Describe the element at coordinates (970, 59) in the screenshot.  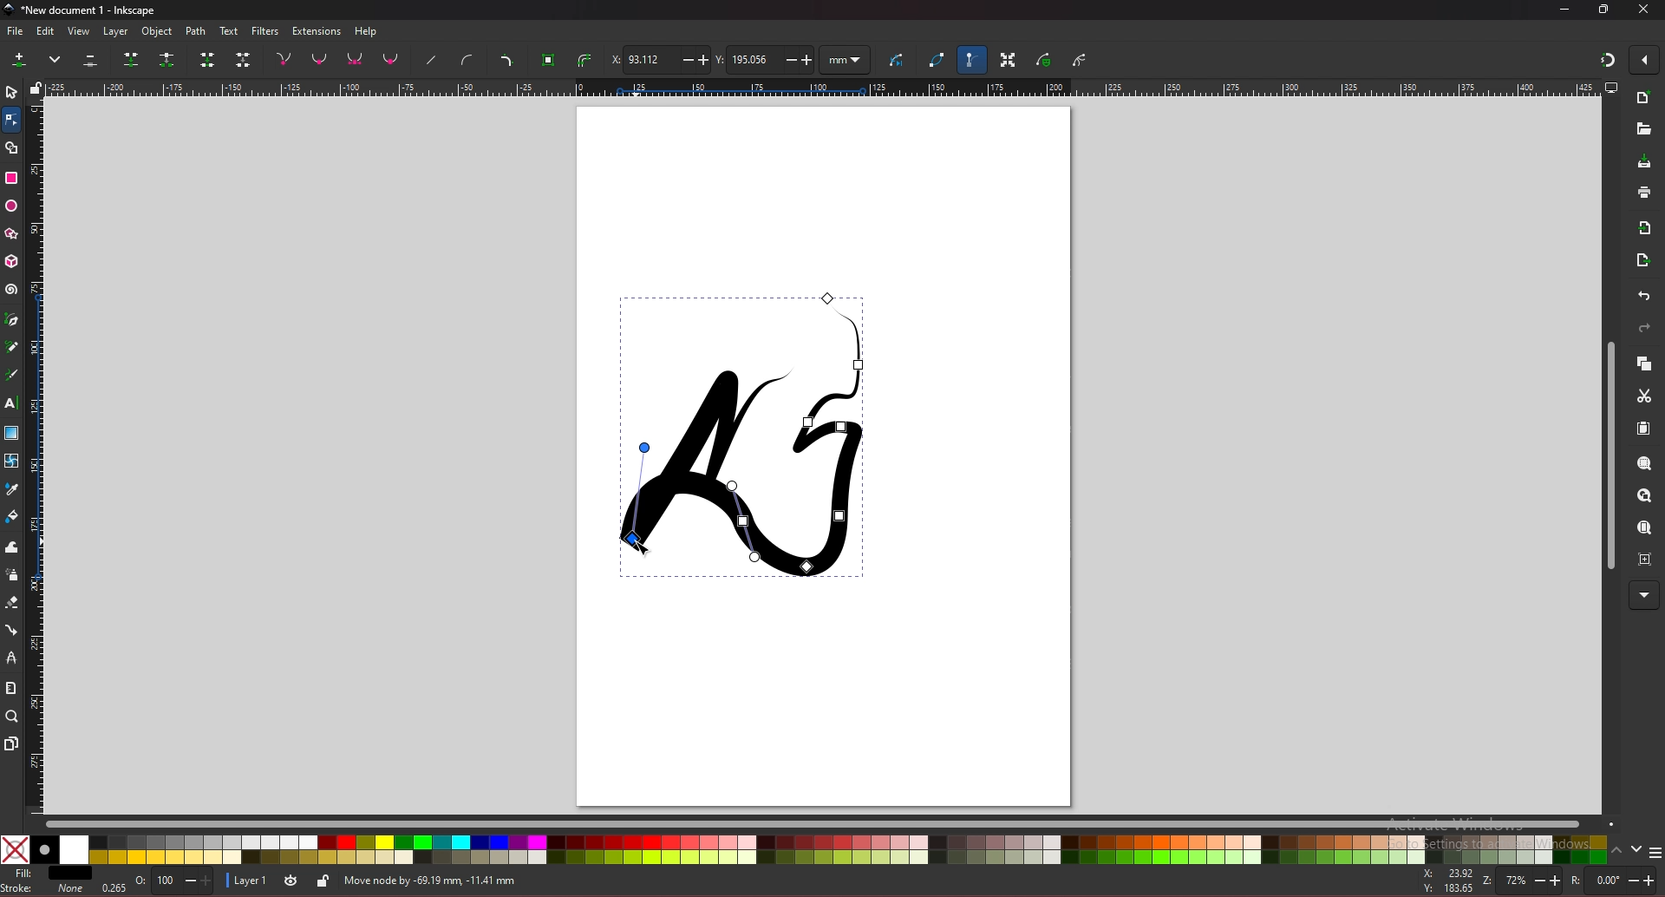
I see `bezier handle` at that location.